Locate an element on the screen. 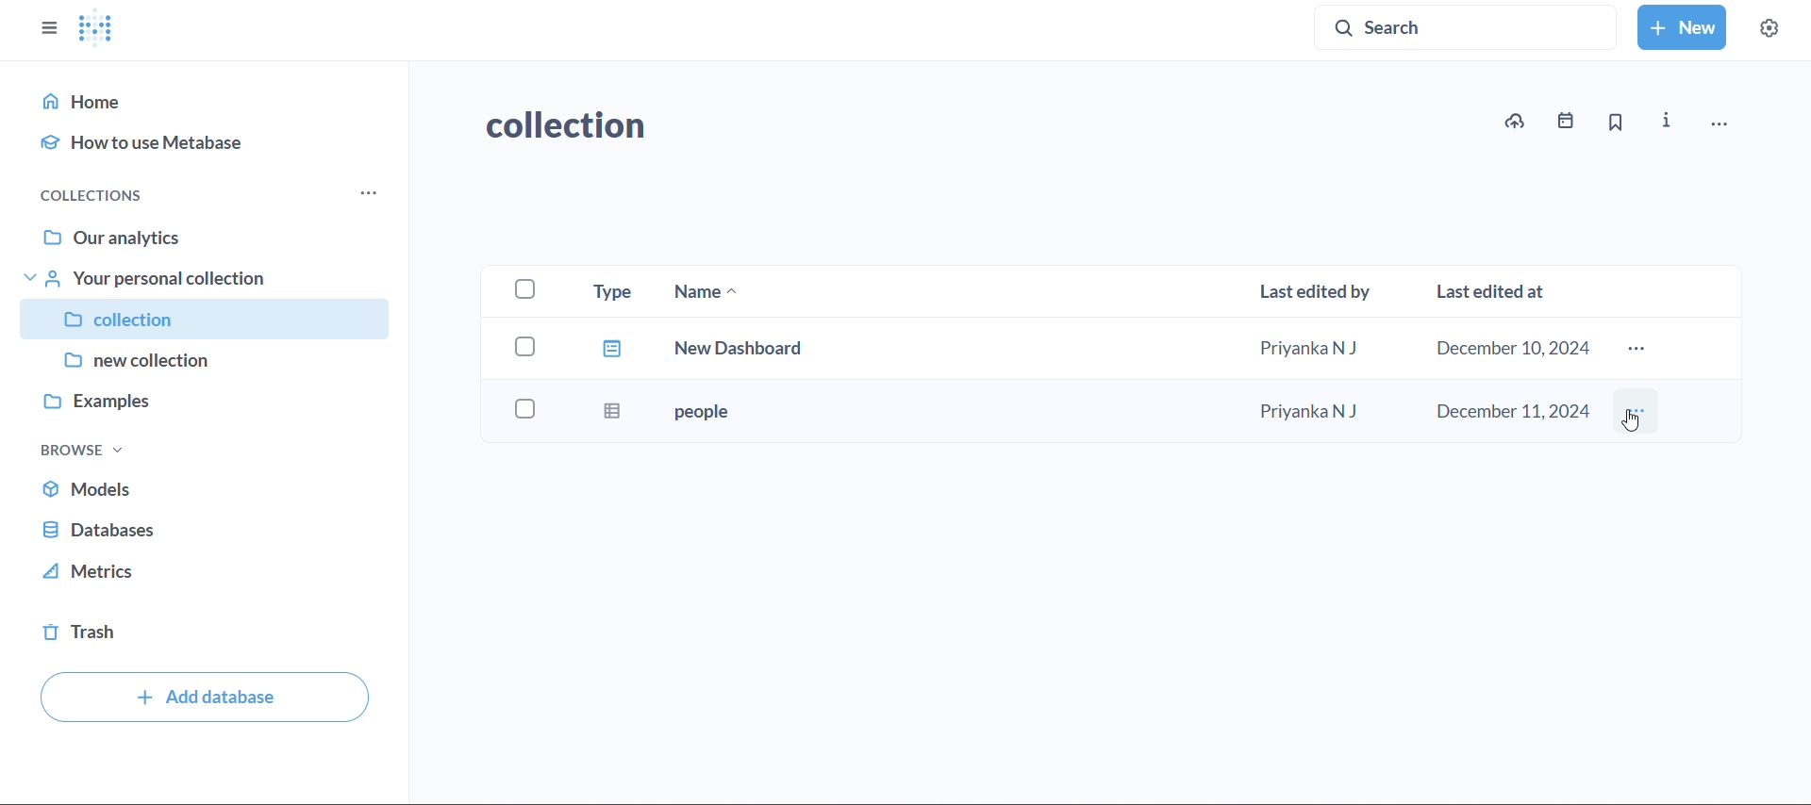 This screenshot has width=1811, height=805. close sidebars is located at coordinates (48, 26).